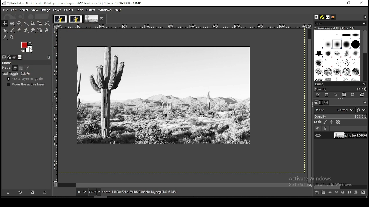 This screenshot has height=207, width=369. What do you see at coordinates (361, 110) in the screenshot?
I see `switch to other modes` at bounding box center [361, 110].